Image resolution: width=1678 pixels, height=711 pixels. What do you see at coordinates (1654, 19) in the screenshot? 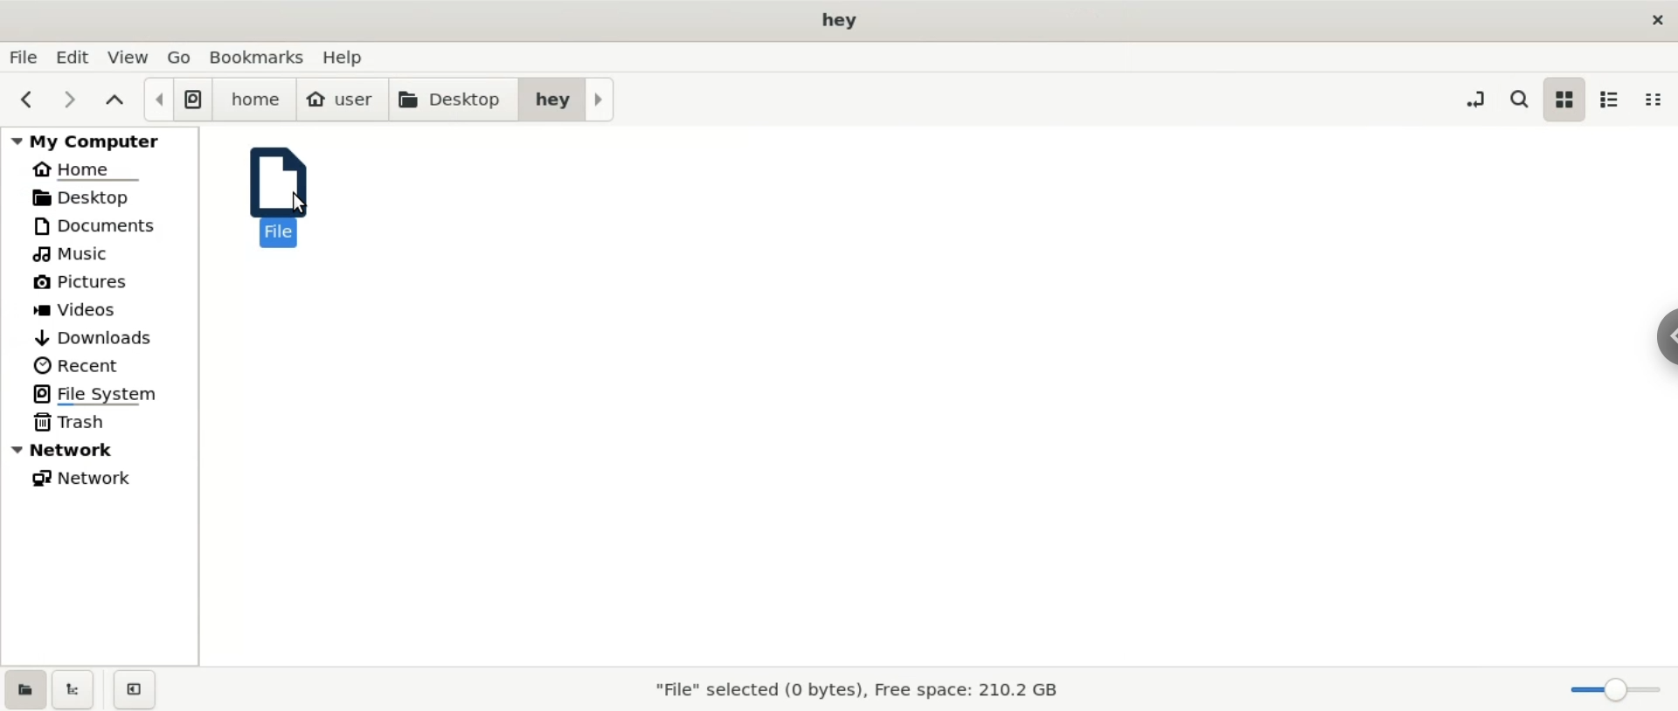
I see `close` at bounding box center [1654, 19].